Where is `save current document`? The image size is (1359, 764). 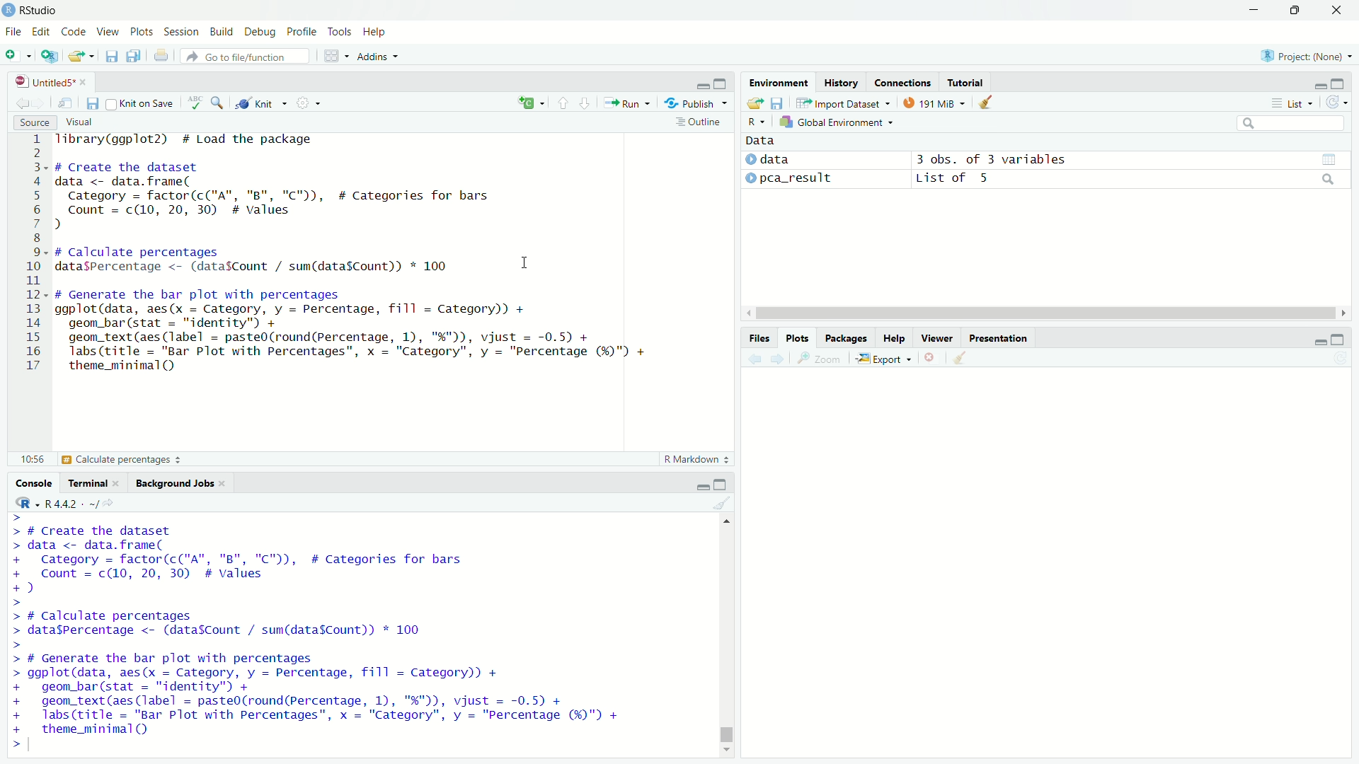 save current document is located at coordinates (93, 103).